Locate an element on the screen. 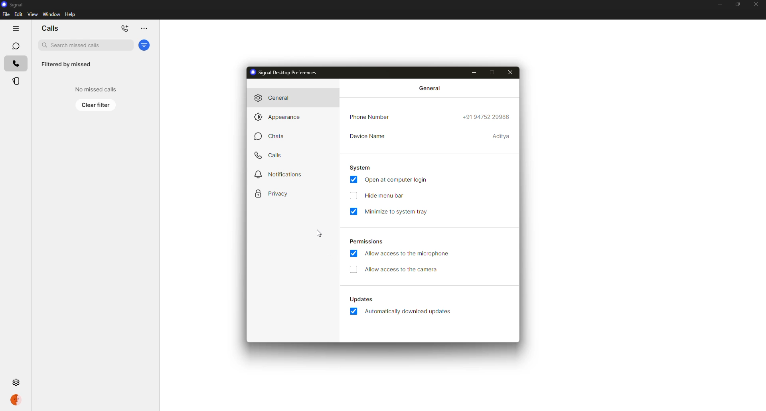 The height and width of the screenshot is (411, 766). disabled is located at coordinates (353, 269).